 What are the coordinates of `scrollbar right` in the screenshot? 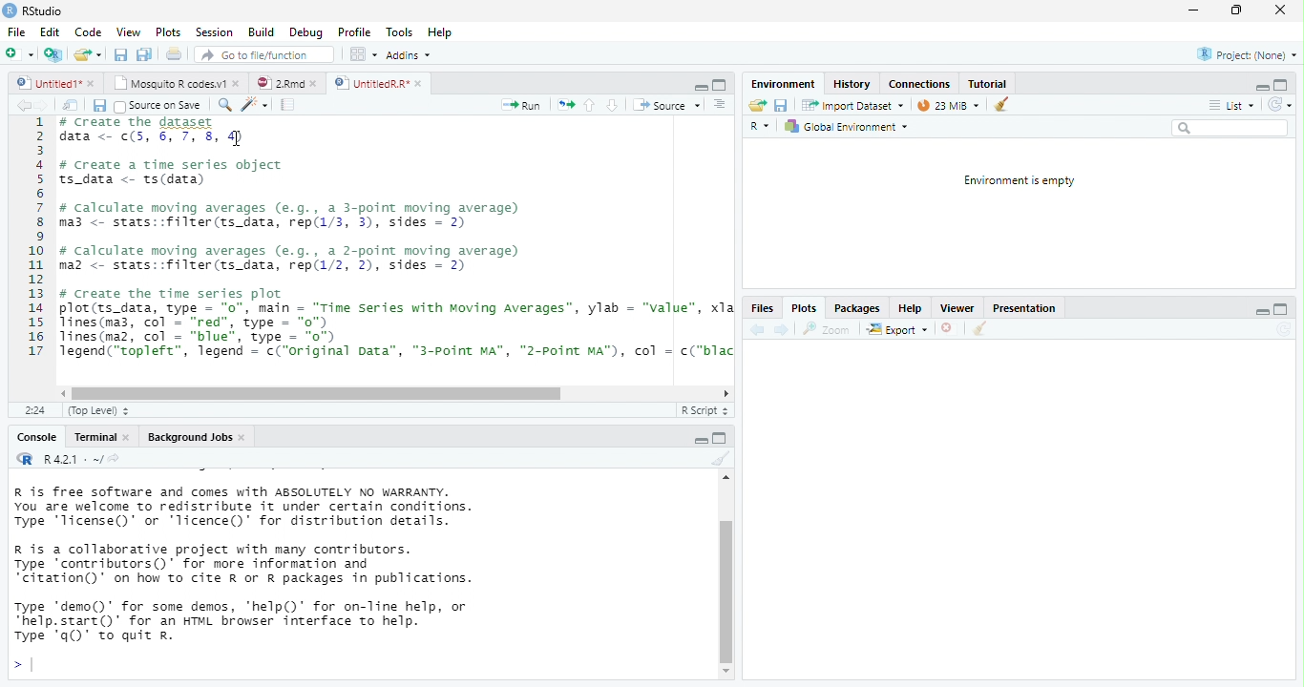 It's located at (724, 394).